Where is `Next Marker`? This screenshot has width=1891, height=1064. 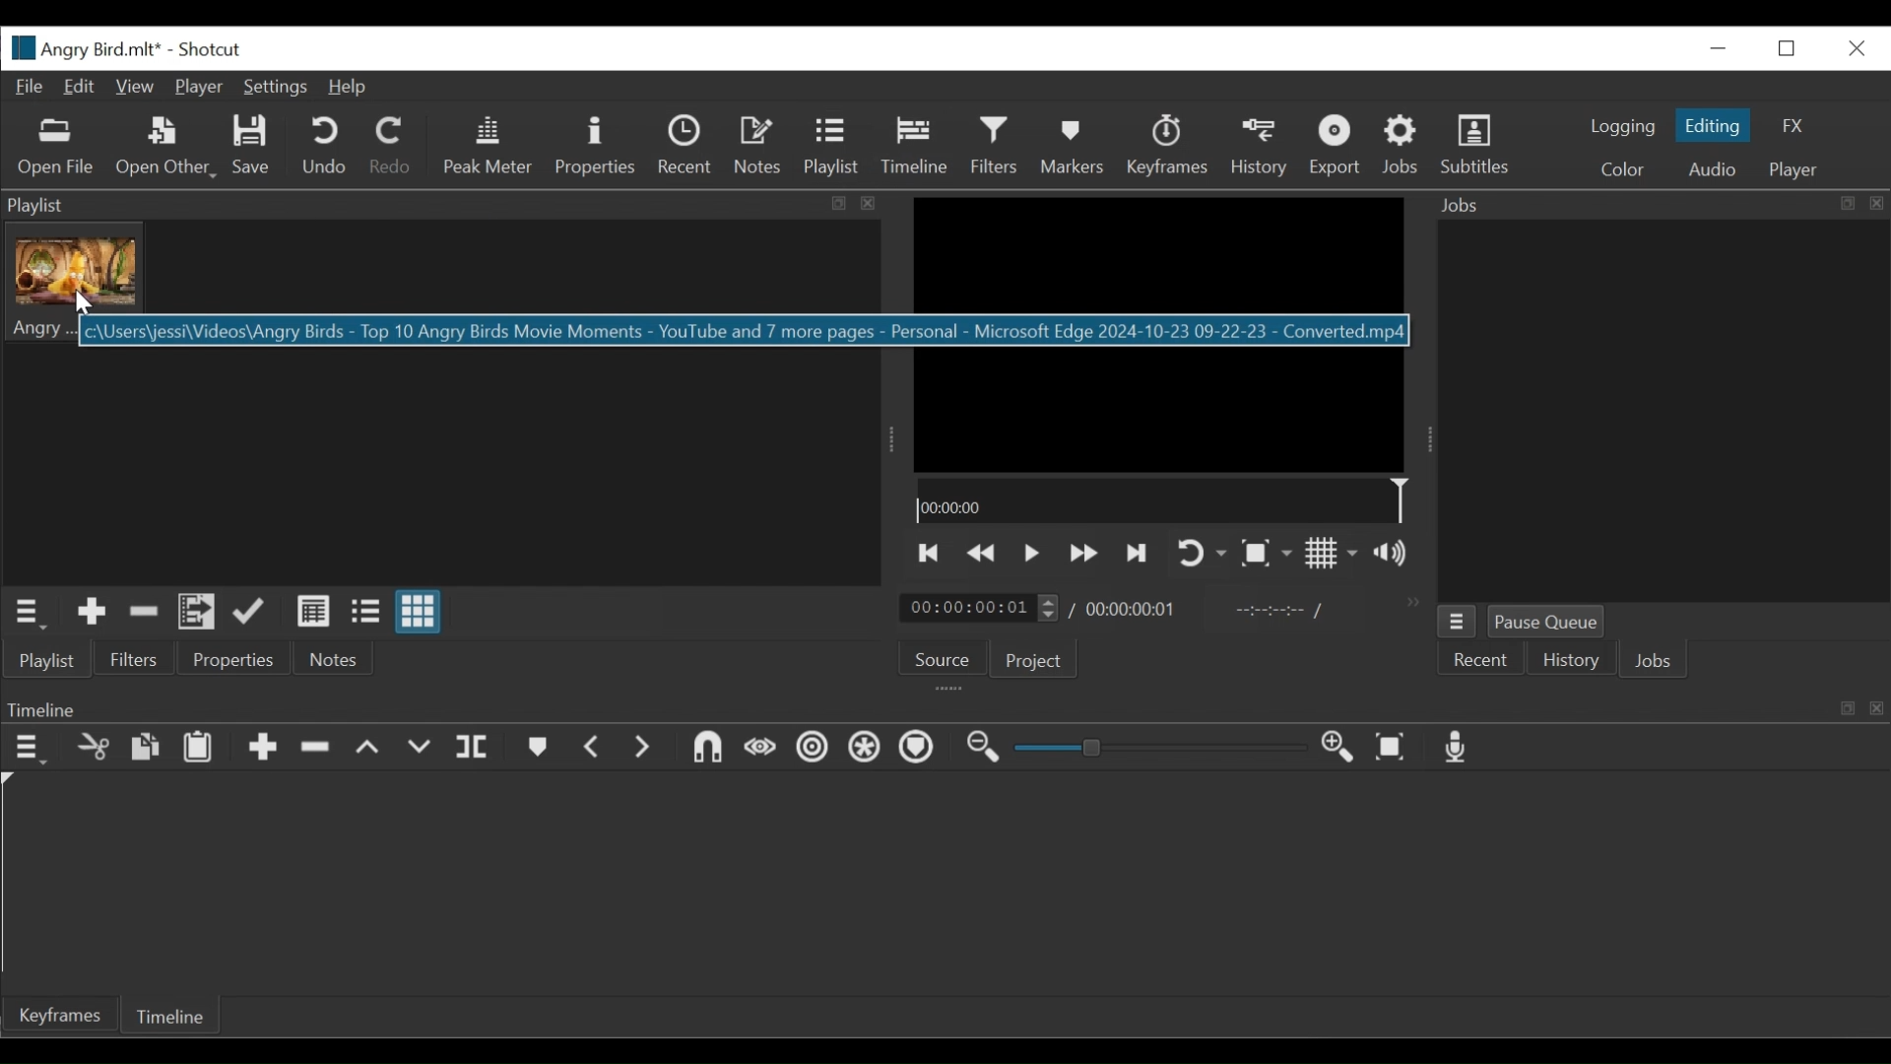 Next Marker is located at coordinates (647, 749).